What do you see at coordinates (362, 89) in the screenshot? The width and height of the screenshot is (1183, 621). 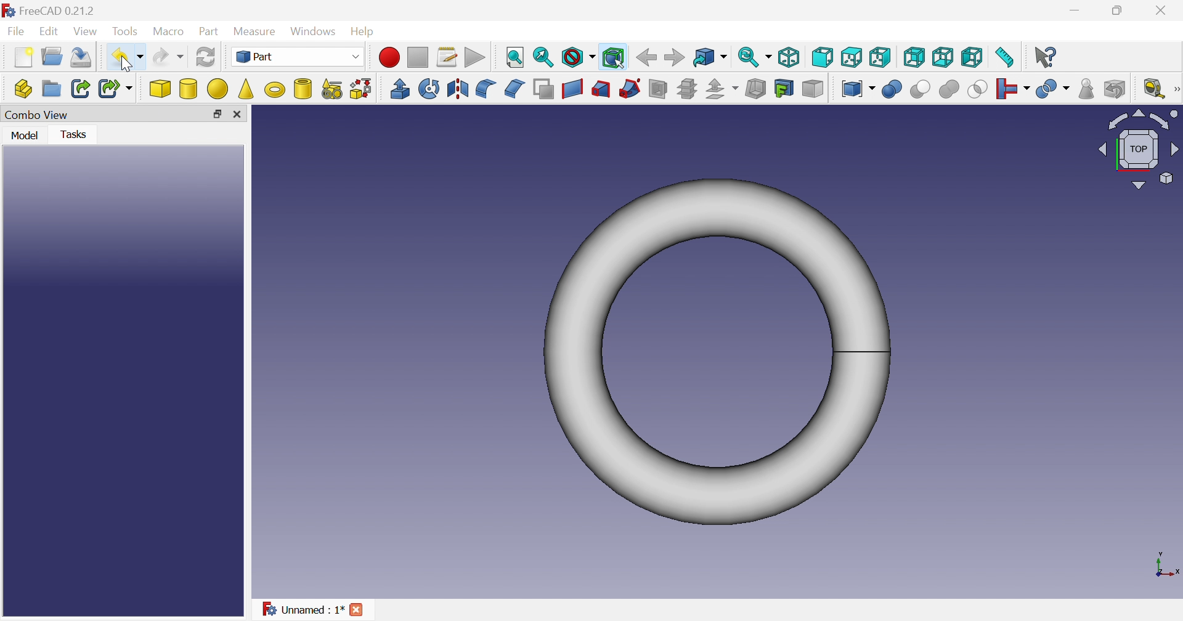 I see `Shape builder` at bounding box center [362, 89].